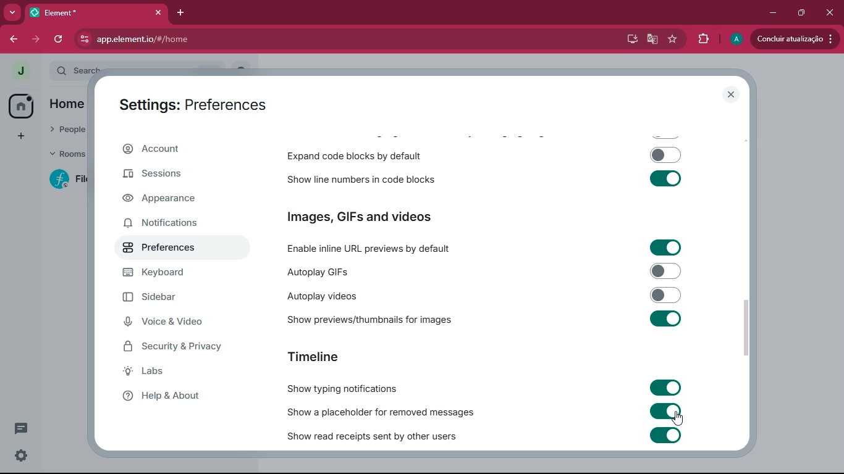  What do you see at coordinates (171, 323) in the screenshot?
I see `voice & video` at bounding box center [171, 323].